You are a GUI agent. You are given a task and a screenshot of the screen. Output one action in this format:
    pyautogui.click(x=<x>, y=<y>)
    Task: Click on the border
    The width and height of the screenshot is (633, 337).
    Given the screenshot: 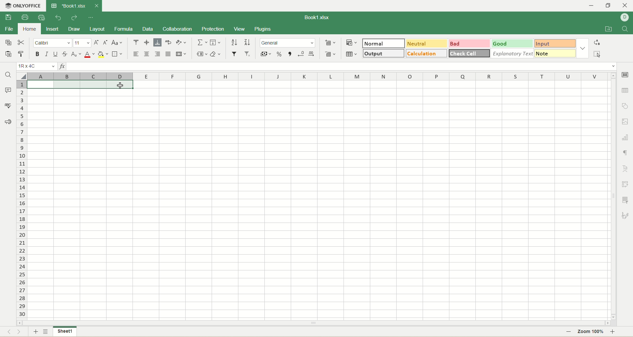 What is the action you would take?
    pyautogui.click(x=116, y=54)
    